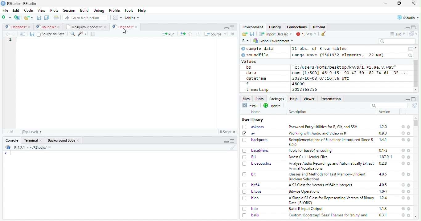  I want to click on num [1:500] 46 9 15 -90 42 50 -82 74 61 -32 ..., so click(350, 73).